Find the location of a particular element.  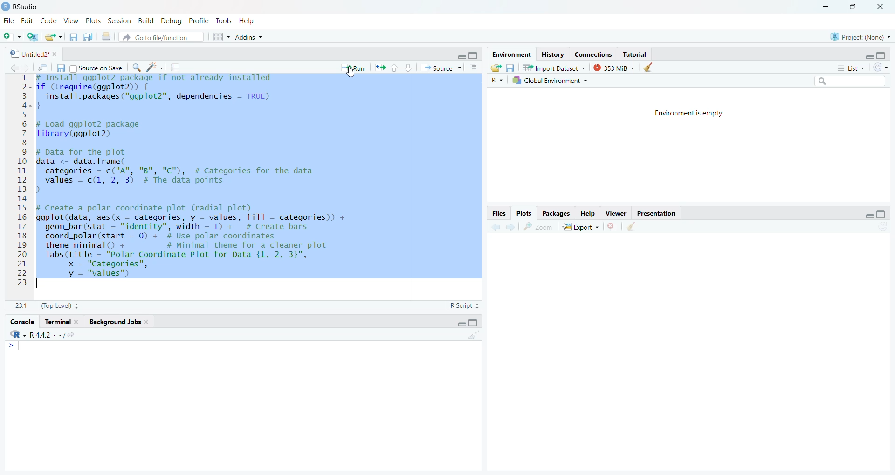

1:1 is located at coordinates (19, 305).